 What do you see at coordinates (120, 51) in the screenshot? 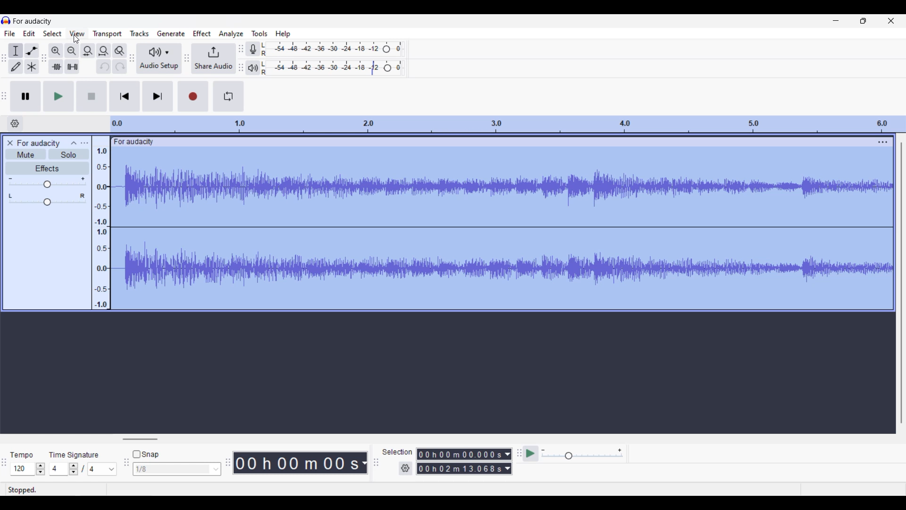
I see `Zoom toggle` at bounding box center [120, 51].